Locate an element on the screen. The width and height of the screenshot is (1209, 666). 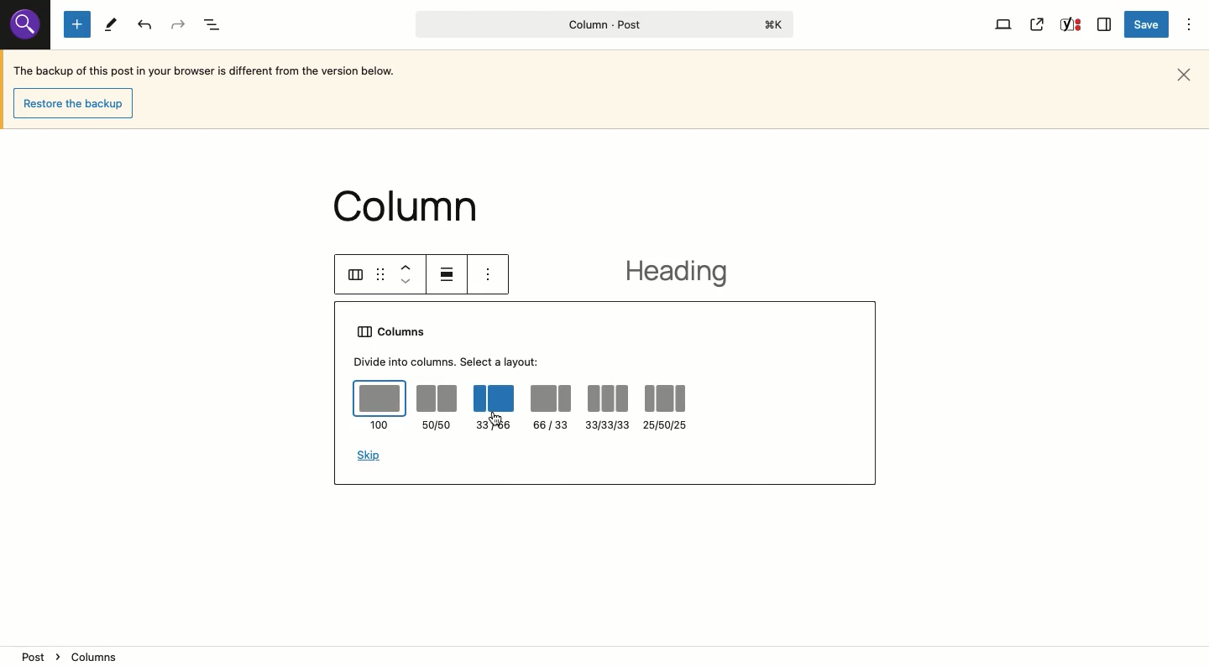
Document overview is located at coordinates (215, 26).